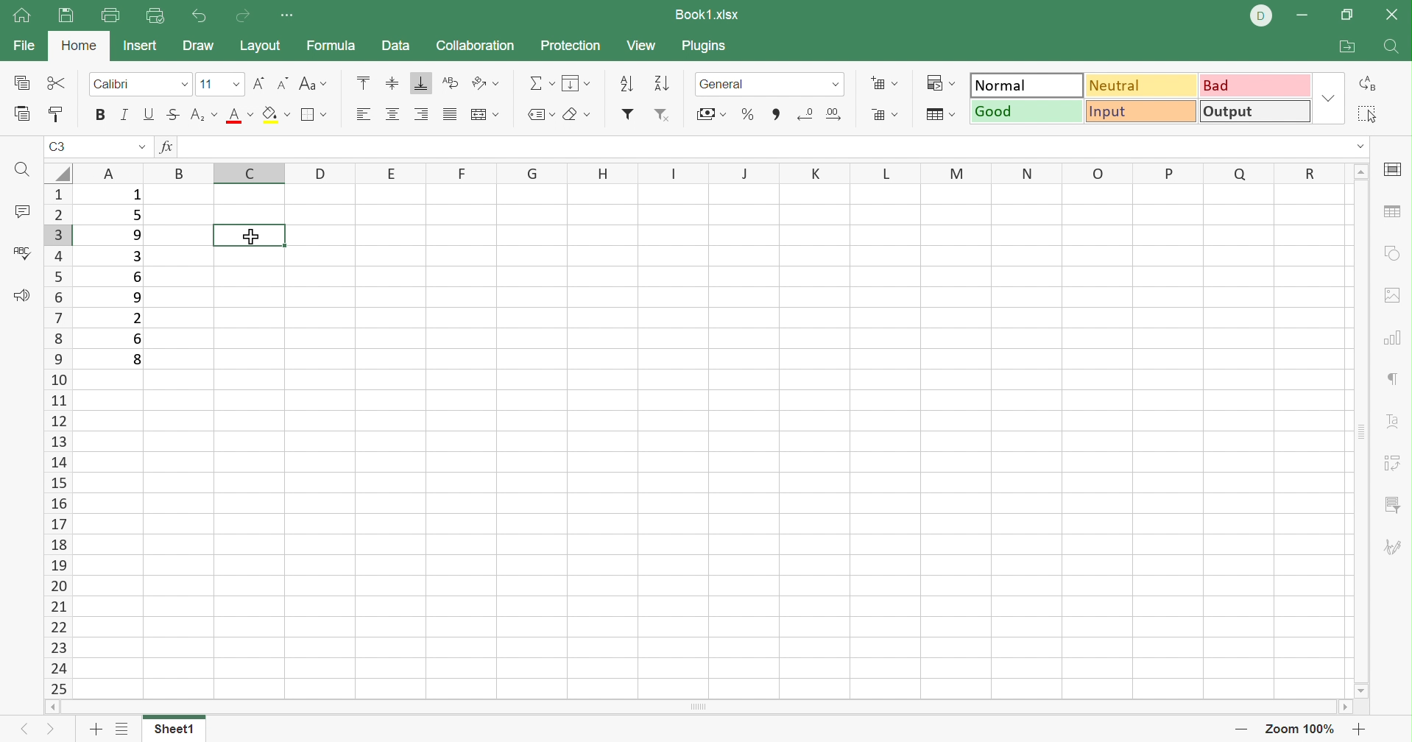  Describe the element at coordinates (746, 113) in the screenshot. I see `Percent style` at that location.